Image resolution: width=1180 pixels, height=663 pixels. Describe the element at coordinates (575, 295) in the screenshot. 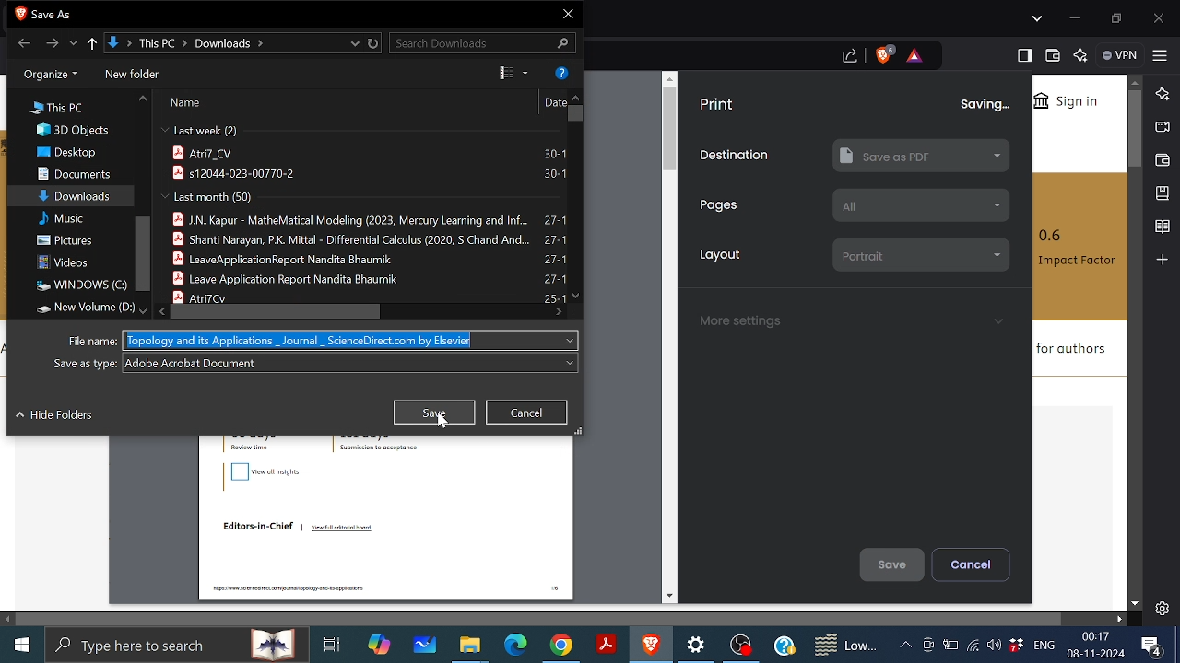

I see `Move down` at that location.